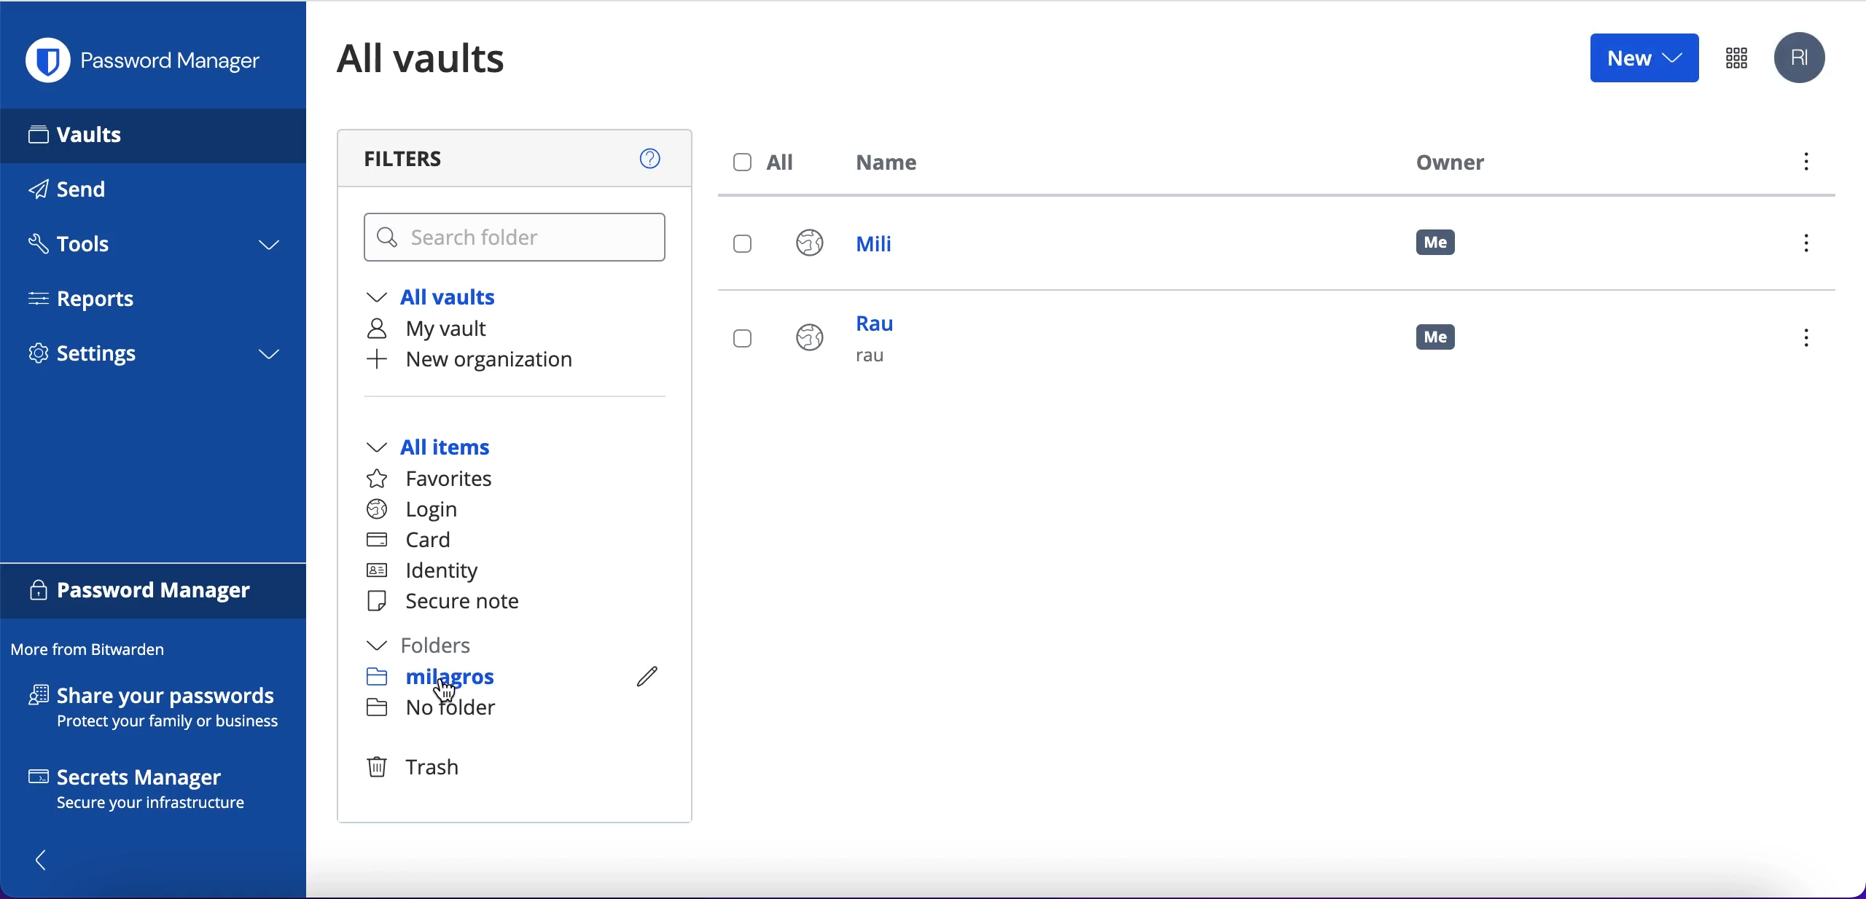 The image size is (1866, 899). I want to click on show/hide panel, so click(49, 859).